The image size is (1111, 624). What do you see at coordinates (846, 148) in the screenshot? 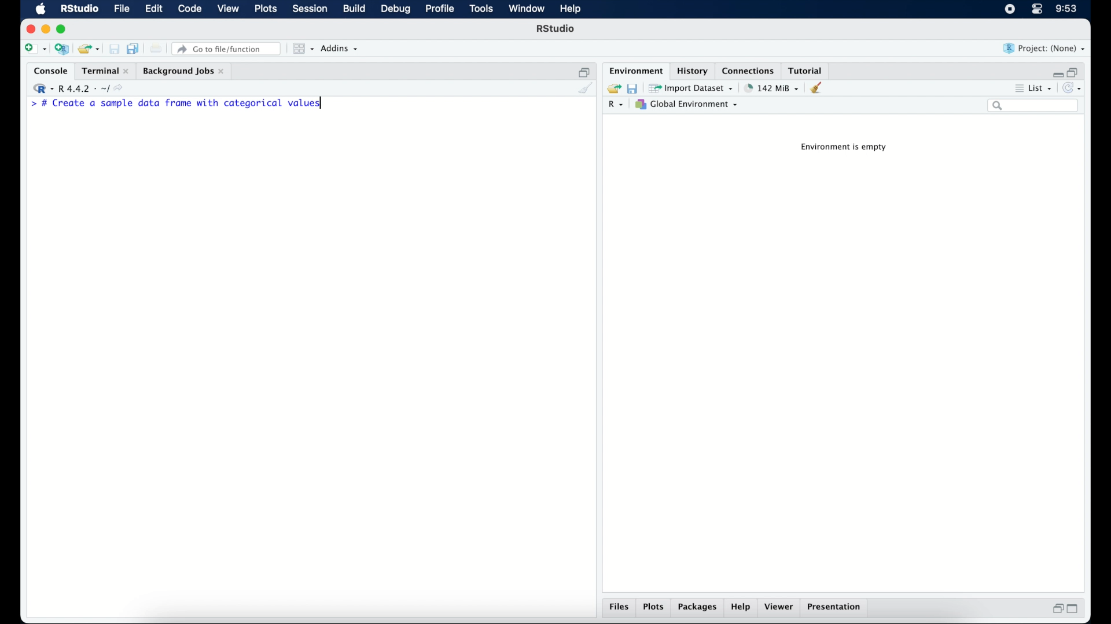
I see `environment is empty` at bounding box center [846, 148].